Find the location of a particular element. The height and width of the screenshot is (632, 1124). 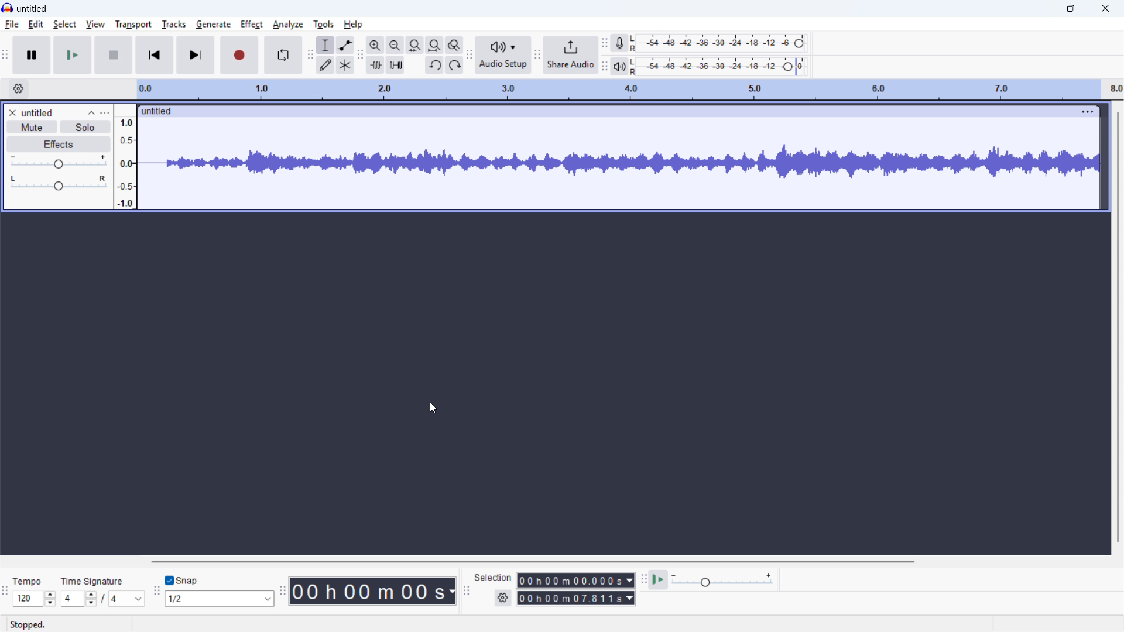

stop is located at coordinates (114, 55).